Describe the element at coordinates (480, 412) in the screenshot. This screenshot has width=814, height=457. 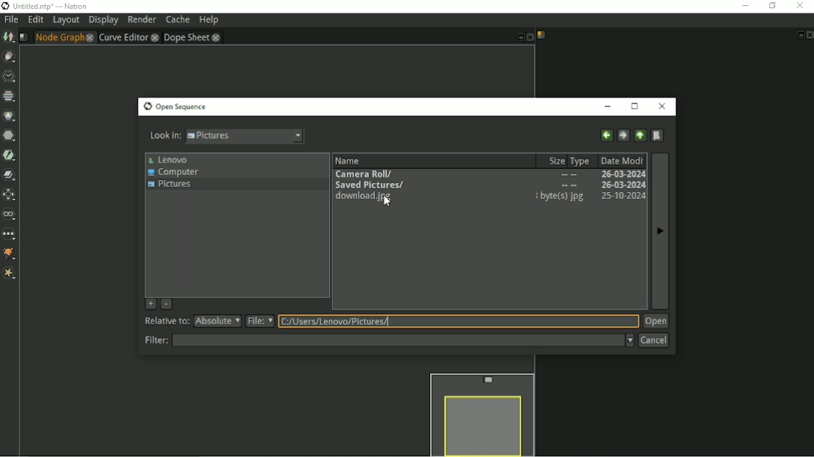
I see `Preview` at that location.